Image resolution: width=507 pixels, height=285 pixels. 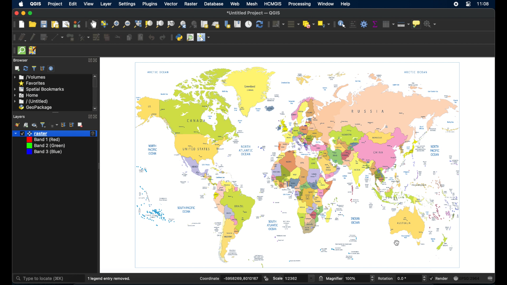 What do you see at coordinates (81, 125) in the screenshot?
I see `remove layer/group` at bounding box center [81, 125].